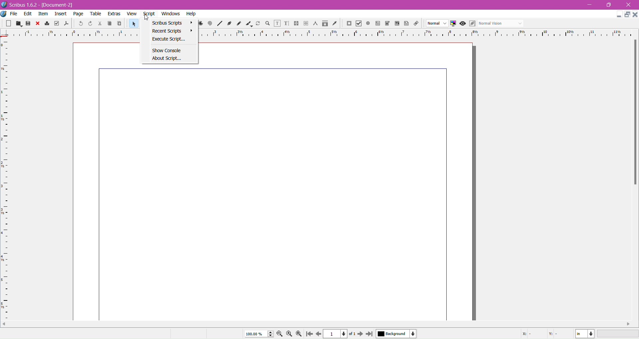  I want to click on Close Document, so click(635, 15).